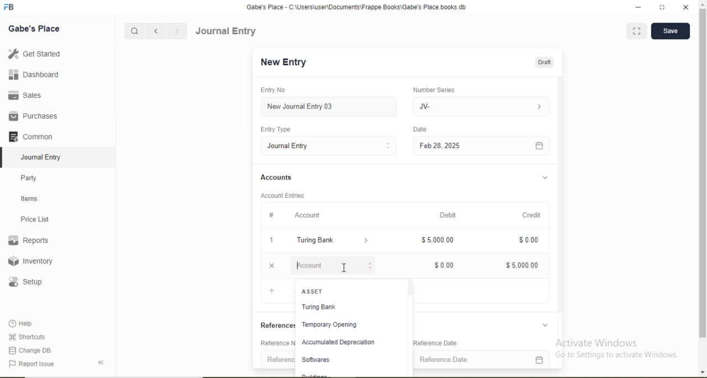  I want to click on ASSET, so click(313, 291).